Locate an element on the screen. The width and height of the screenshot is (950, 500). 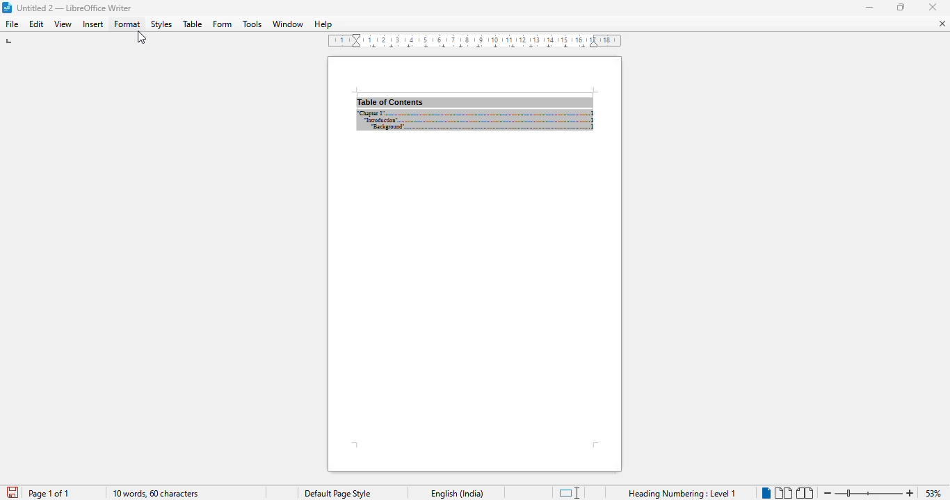
multi-page view is located at coordinates (783, 492).